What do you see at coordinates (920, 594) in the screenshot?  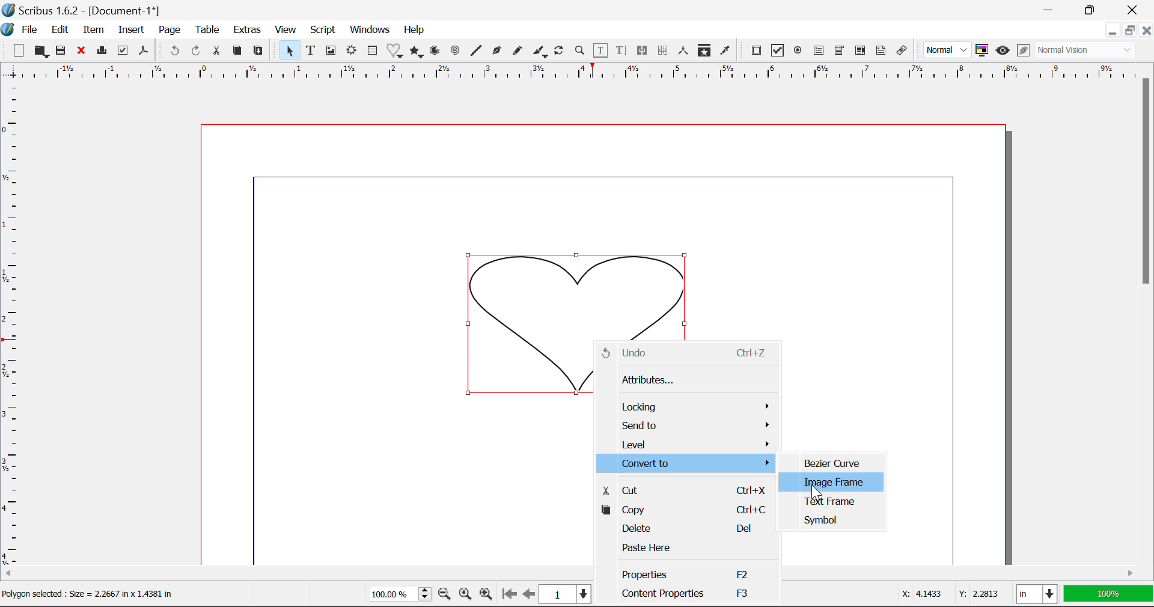 I see `X: 4.1433` at bounding box center [920, 594].